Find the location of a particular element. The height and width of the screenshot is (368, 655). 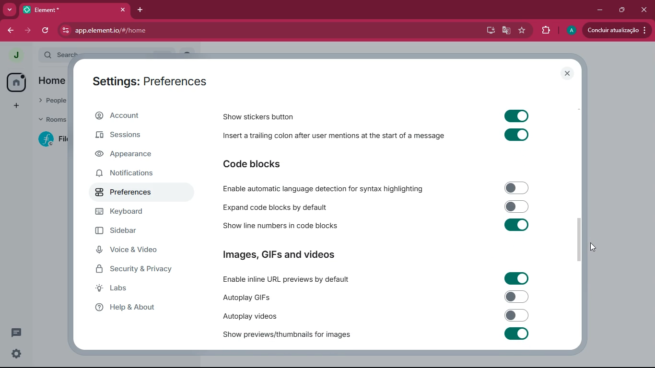

search bar is located at coordinates (59, 54).